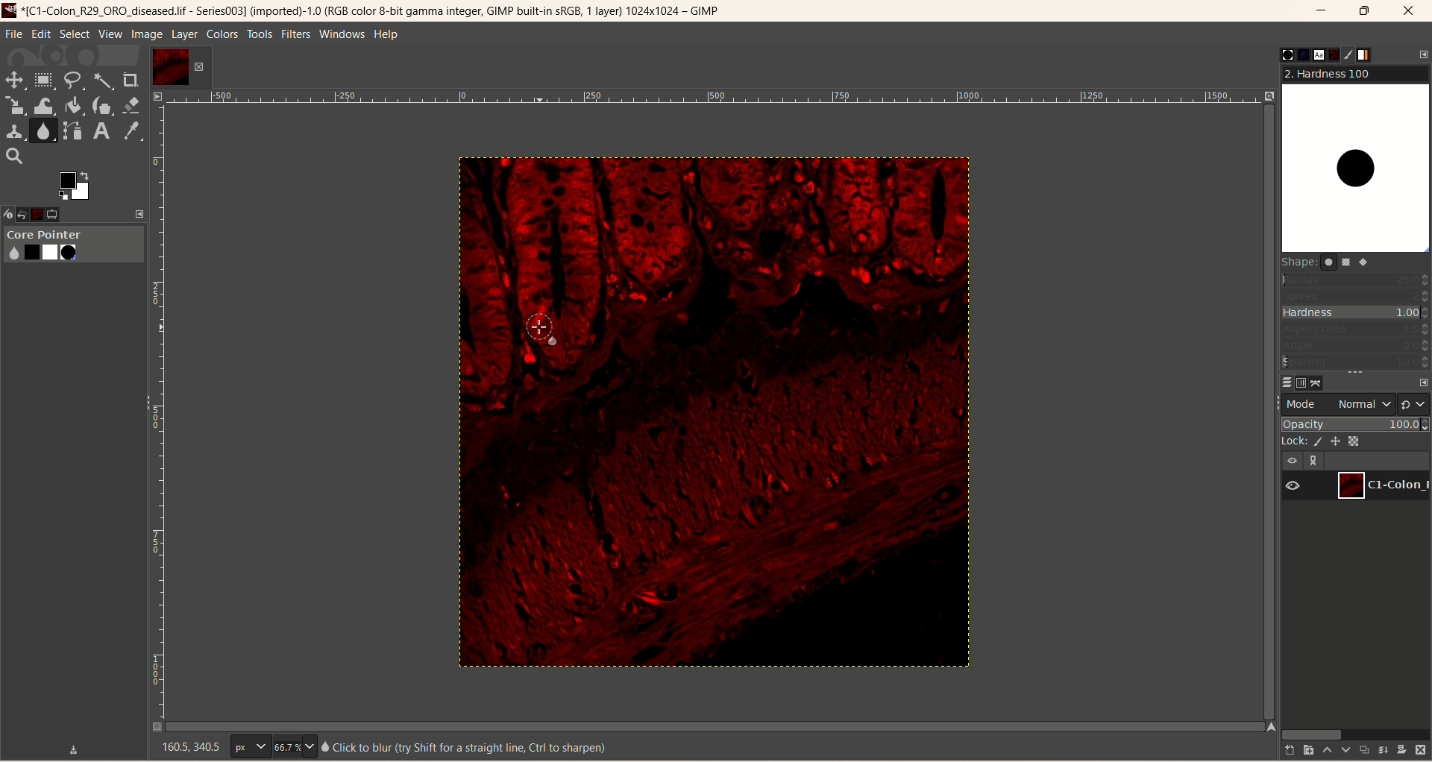 The height and width of the screenshot is (762, 1432). Describe the element at coordinates (1360, 404) in the screenshot. I see `normal` at that location.